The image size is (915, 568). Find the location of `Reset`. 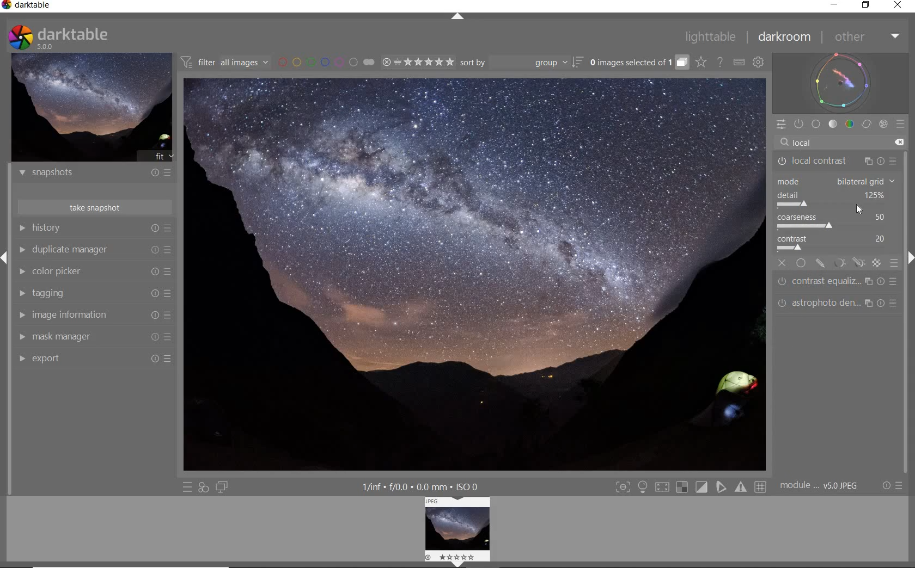

Reset is located at coordinates (169, 358).